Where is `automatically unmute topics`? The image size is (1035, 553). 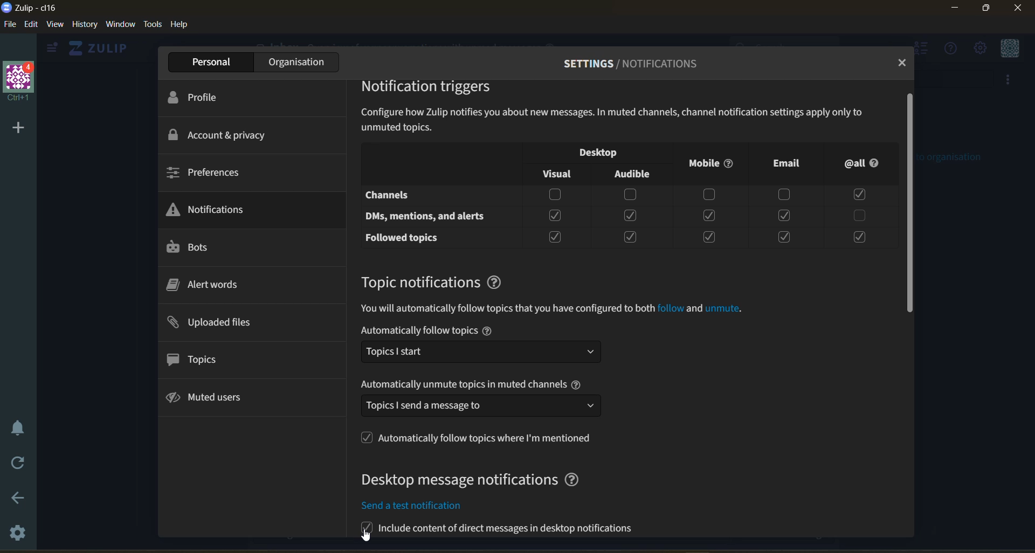 automatically unmute topics is located at coordinates (474, 386).